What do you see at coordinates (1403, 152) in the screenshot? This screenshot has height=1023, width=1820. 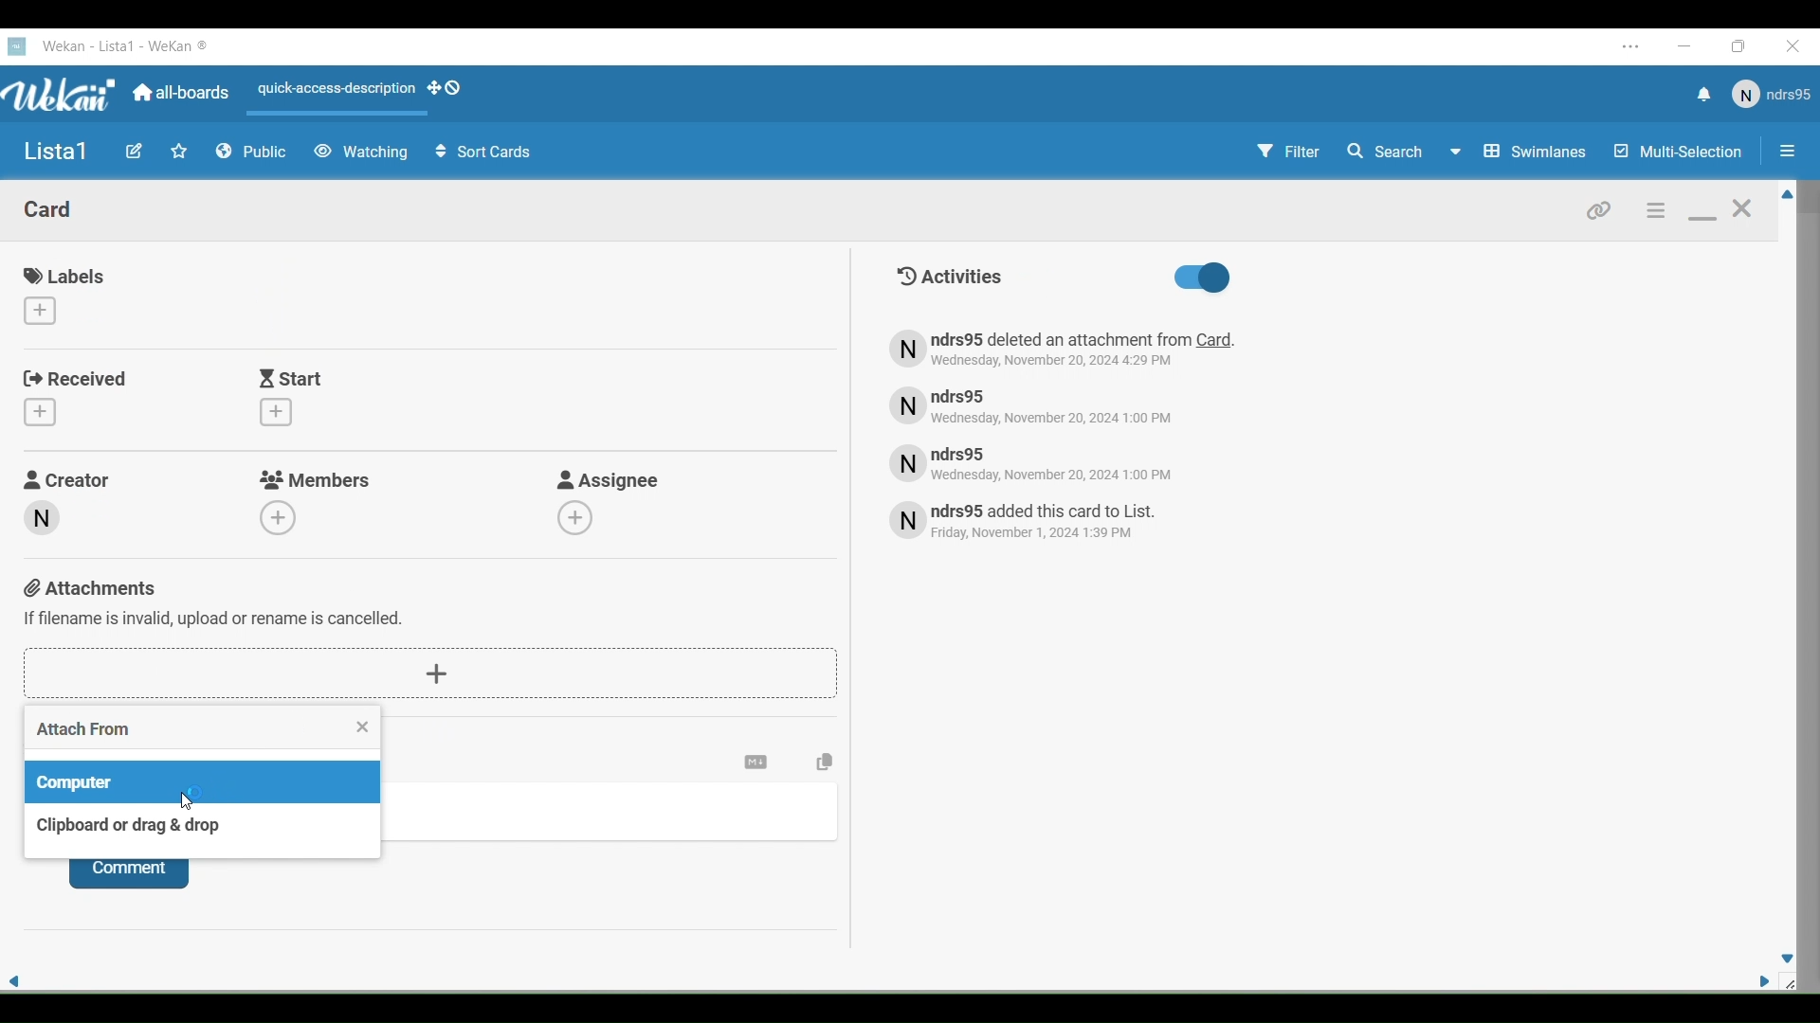 I see `Search` at bounding box center [1403, 152].